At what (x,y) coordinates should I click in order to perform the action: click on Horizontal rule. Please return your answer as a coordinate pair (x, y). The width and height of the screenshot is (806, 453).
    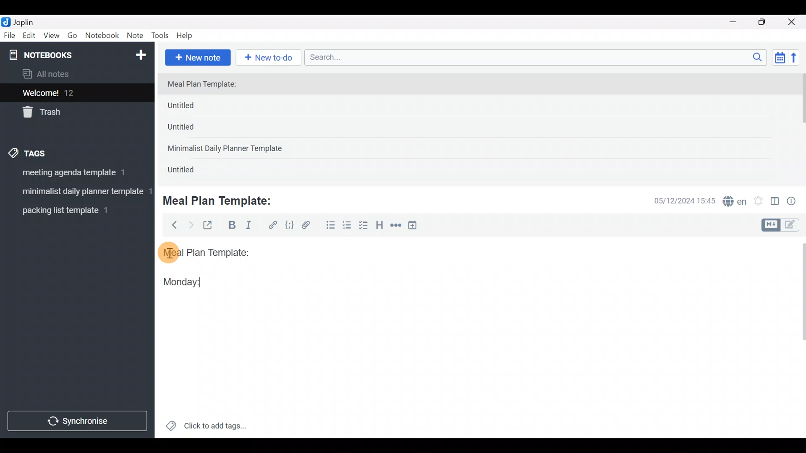
    Looking at the image, I should click on (396, 226).